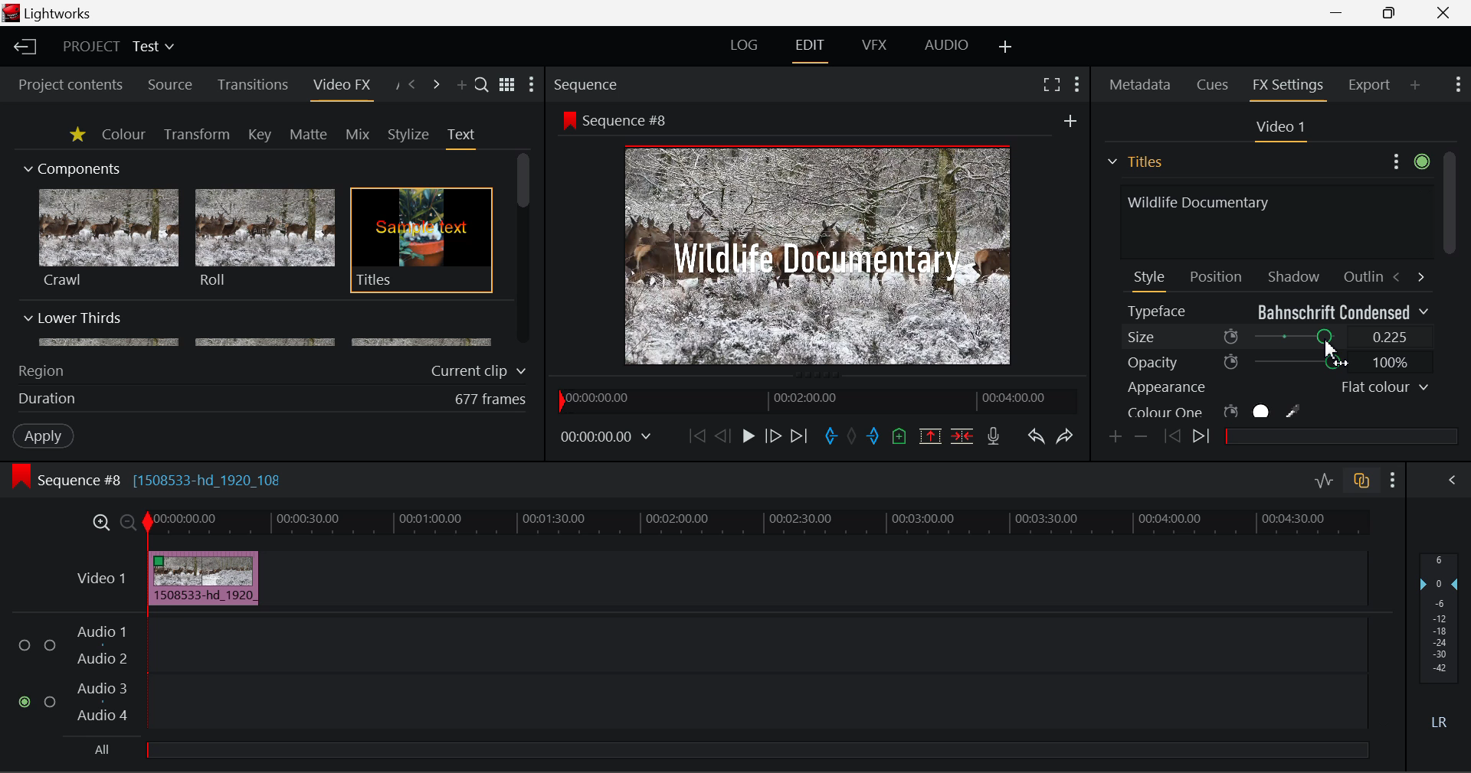 The height and width of the screenshot is (773, 1471). What do you see at coordinates (1141, 86) in the screenshot?
I see `Metadata` at bounding box center [1141, 86].